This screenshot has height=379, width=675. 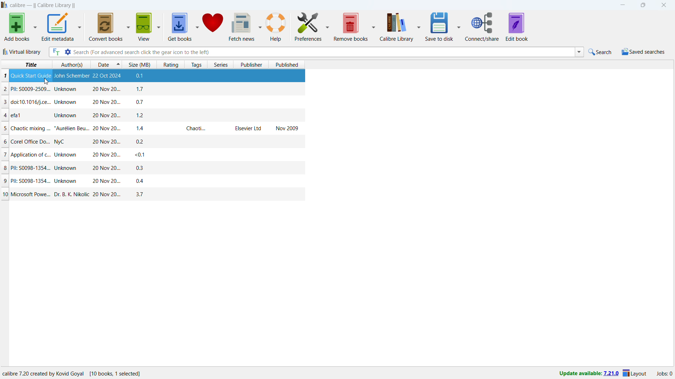 What do you see at coordinates (308, 26) in the screenshot?
I see `preferences` at bounding box center [308, 26].